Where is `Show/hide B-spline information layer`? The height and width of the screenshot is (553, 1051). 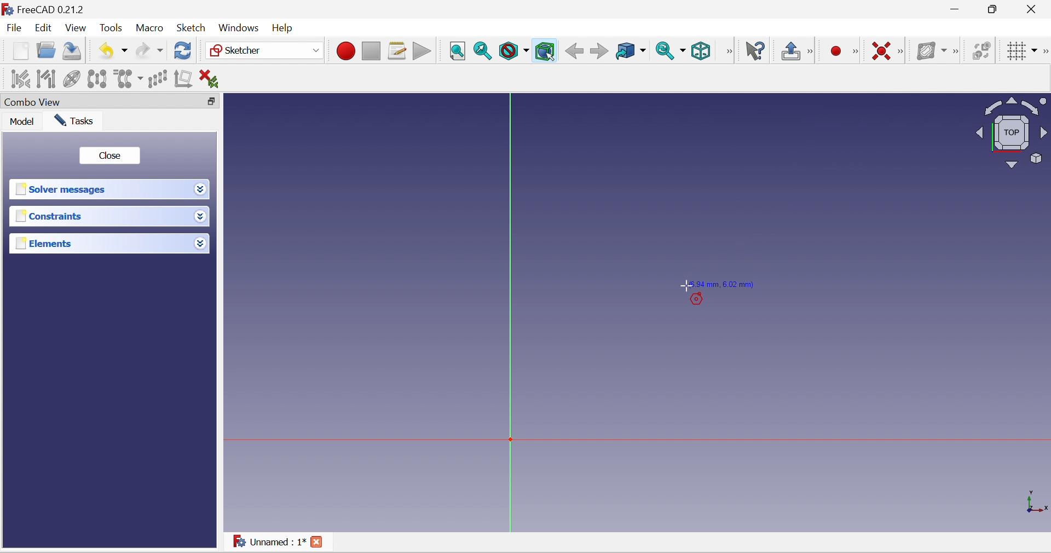
Show/hide B-spline information layer is located at coordinates (932, 51).